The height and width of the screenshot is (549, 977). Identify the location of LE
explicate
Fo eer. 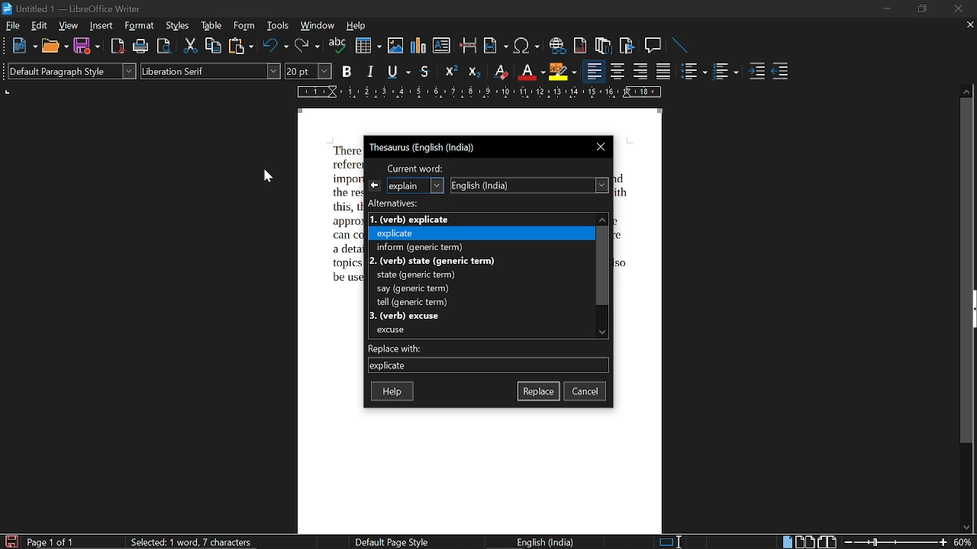
(479, 233).